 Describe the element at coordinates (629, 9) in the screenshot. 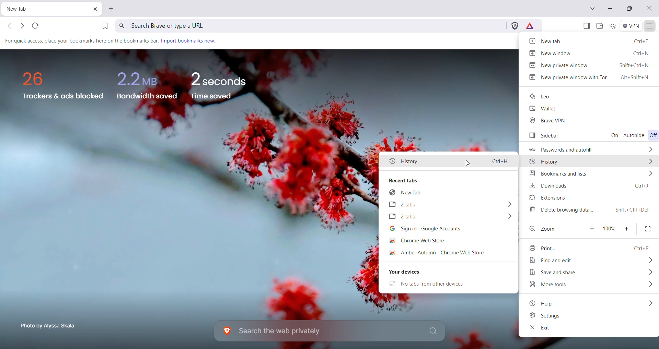

I see `Restore Down` at that location.